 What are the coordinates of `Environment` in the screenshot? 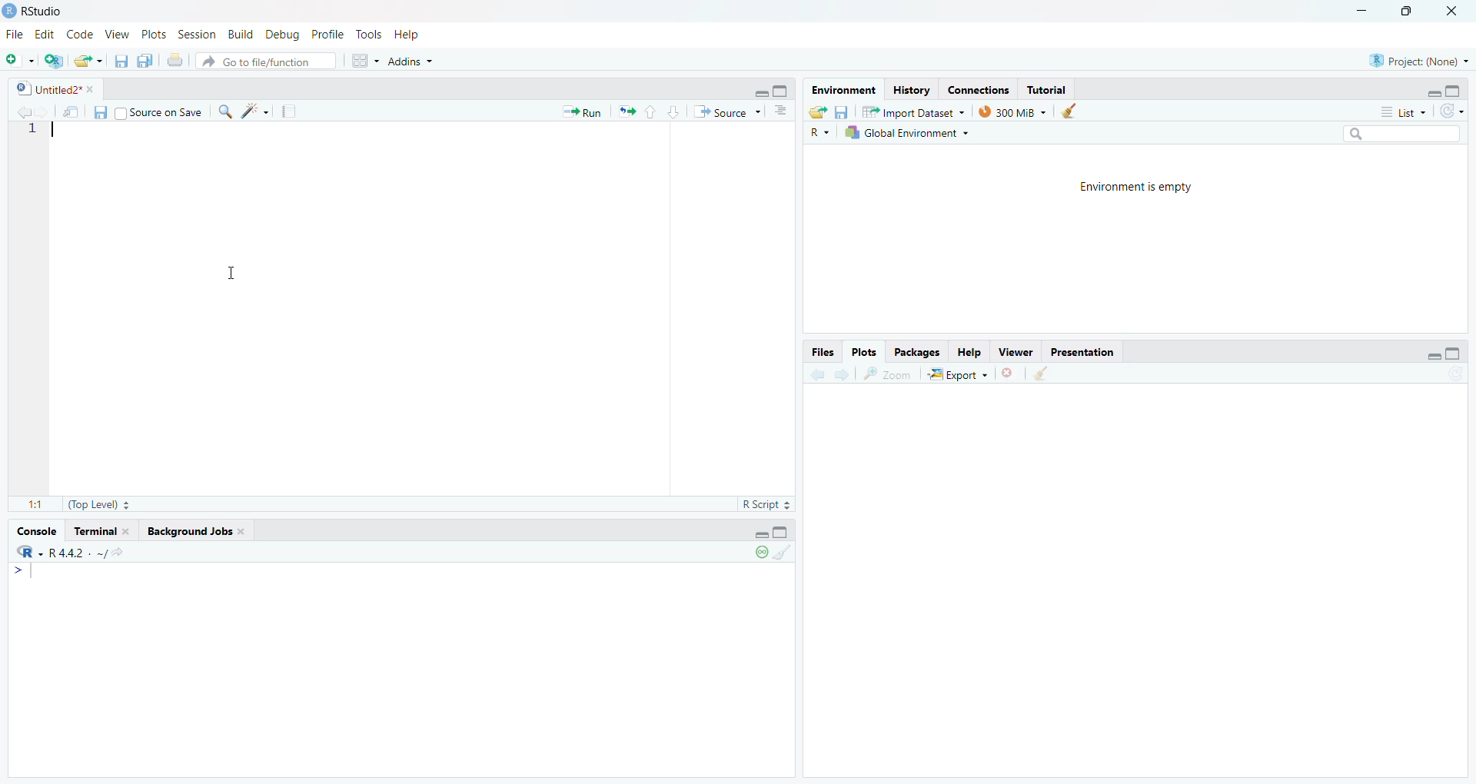 It's located at (842, 90).